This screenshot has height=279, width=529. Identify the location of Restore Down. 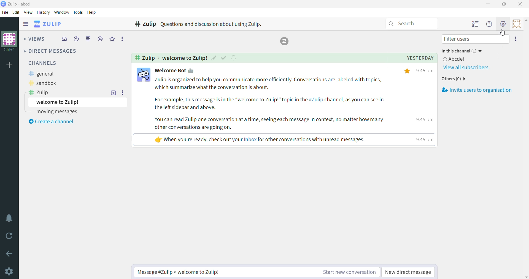
(505, 4).